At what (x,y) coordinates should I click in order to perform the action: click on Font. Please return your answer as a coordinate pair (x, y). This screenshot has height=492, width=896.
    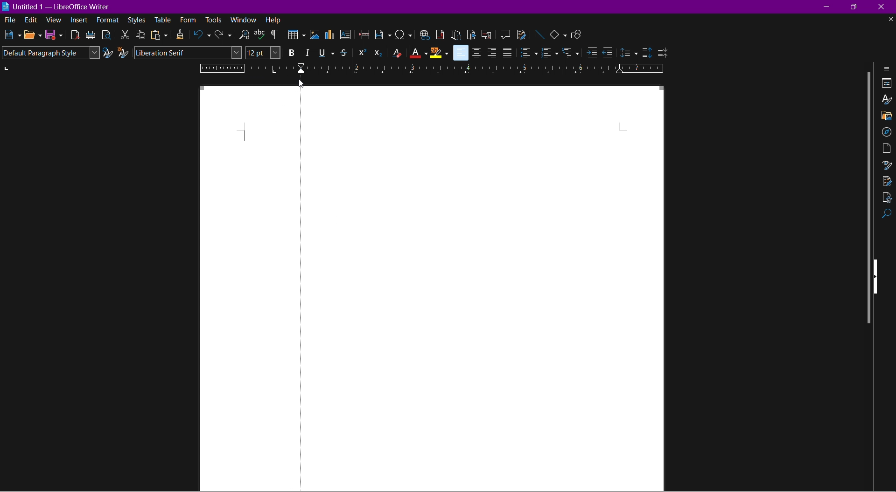
    Looking at the image, I should click on (189, 53).